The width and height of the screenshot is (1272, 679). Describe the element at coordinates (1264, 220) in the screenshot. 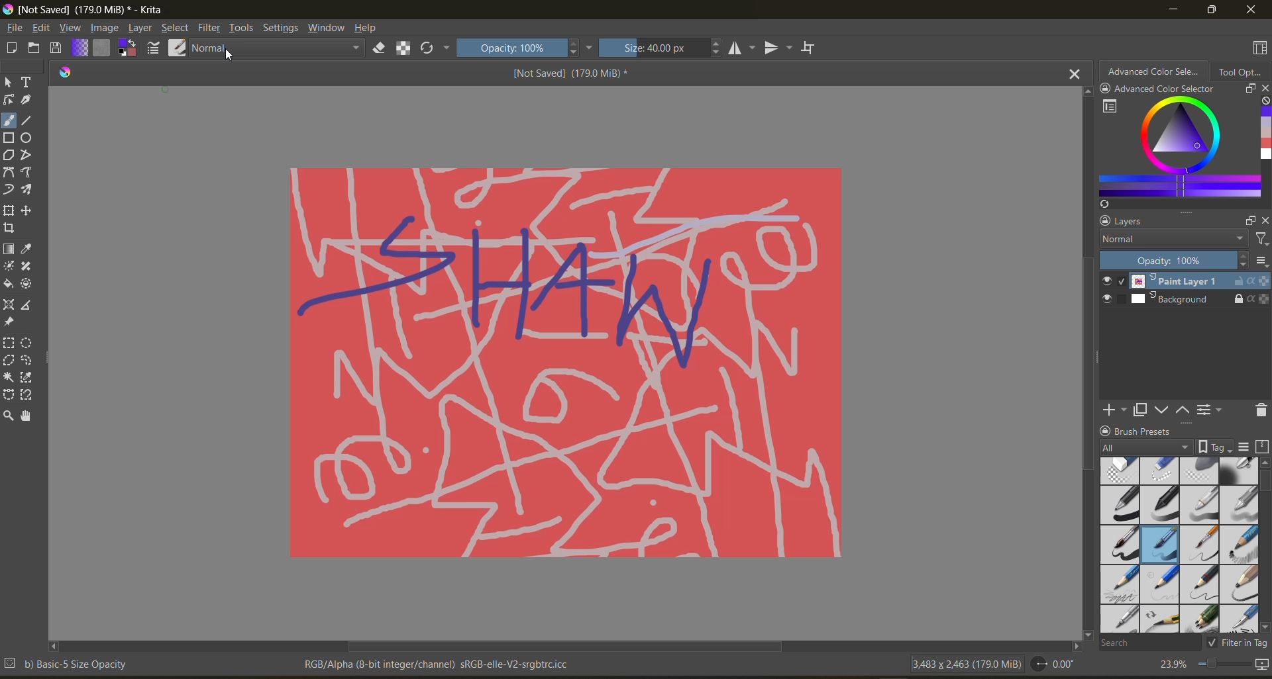

I see `close docker` at that location.